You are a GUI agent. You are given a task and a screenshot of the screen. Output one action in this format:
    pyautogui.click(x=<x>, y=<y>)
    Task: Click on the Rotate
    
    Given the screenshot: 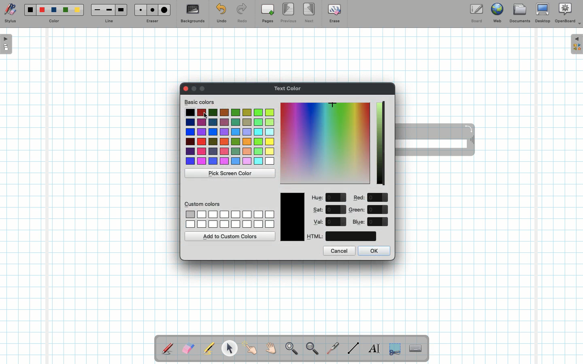 What is the action you would take?
    pyautogui.click(x=468, y=128)
    